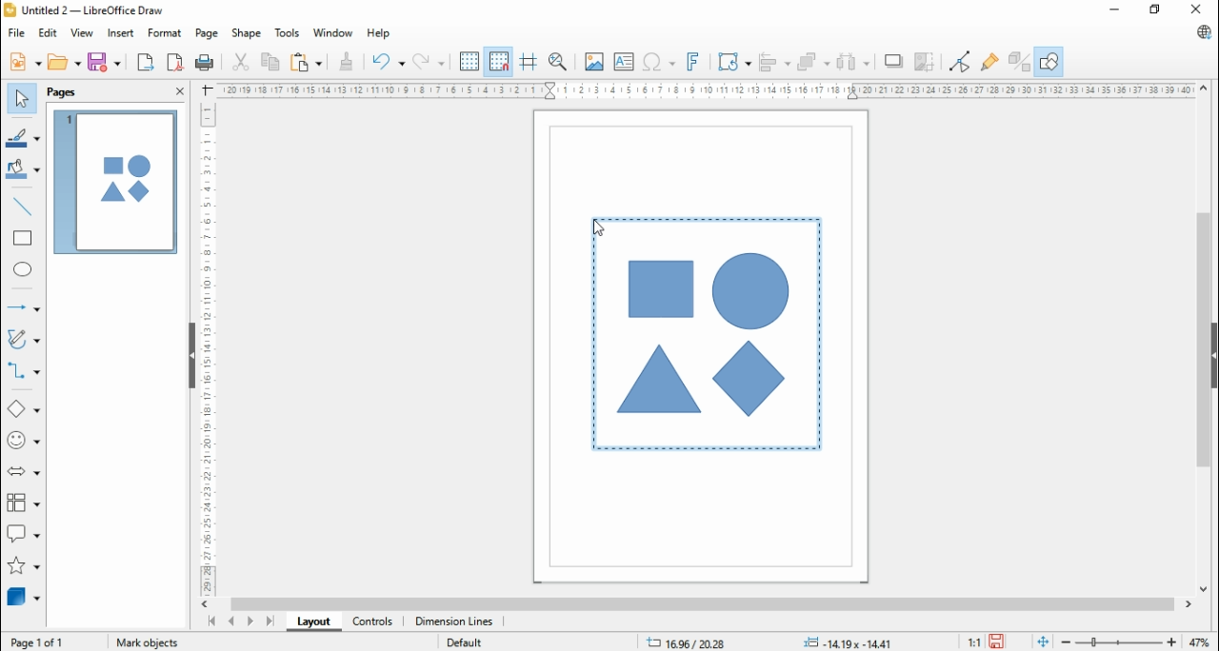  Describe the element at coordinates (205, 347) in the screenshot. I see `vertical scale` at that location.